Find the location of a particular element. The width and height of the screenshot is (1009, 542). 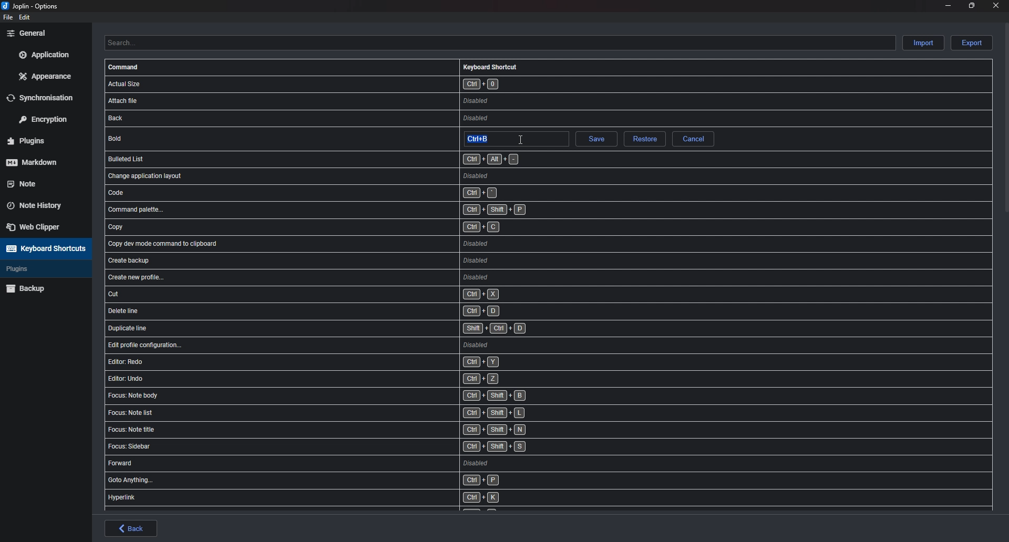

shortcut is located at coordinates (344, 431).